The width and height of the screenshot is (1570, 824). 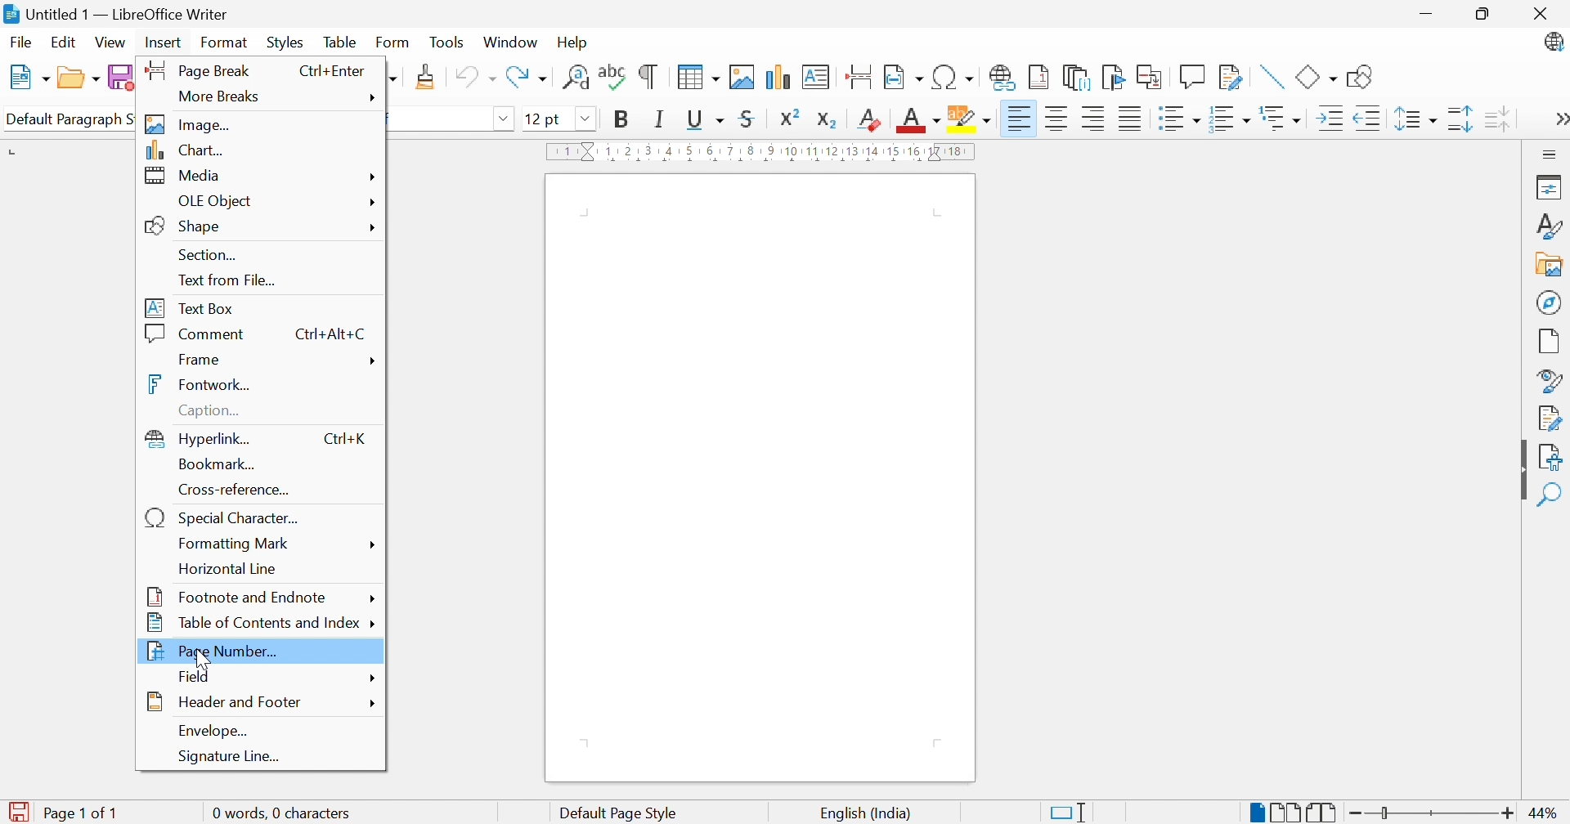 What do you see at coordinates (371, 598) in the screenshot?
I see `More` at bounding box center [371, 598].